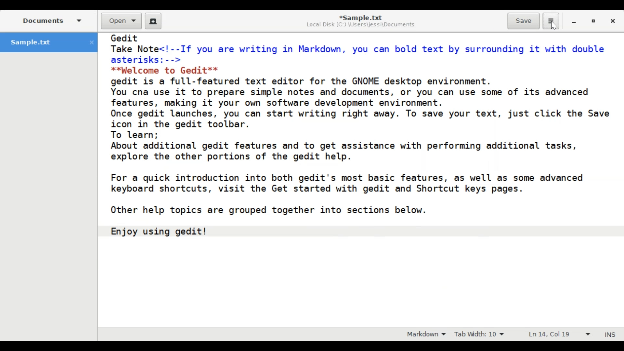  I want to click on Sample.txt, so click(49, 43).